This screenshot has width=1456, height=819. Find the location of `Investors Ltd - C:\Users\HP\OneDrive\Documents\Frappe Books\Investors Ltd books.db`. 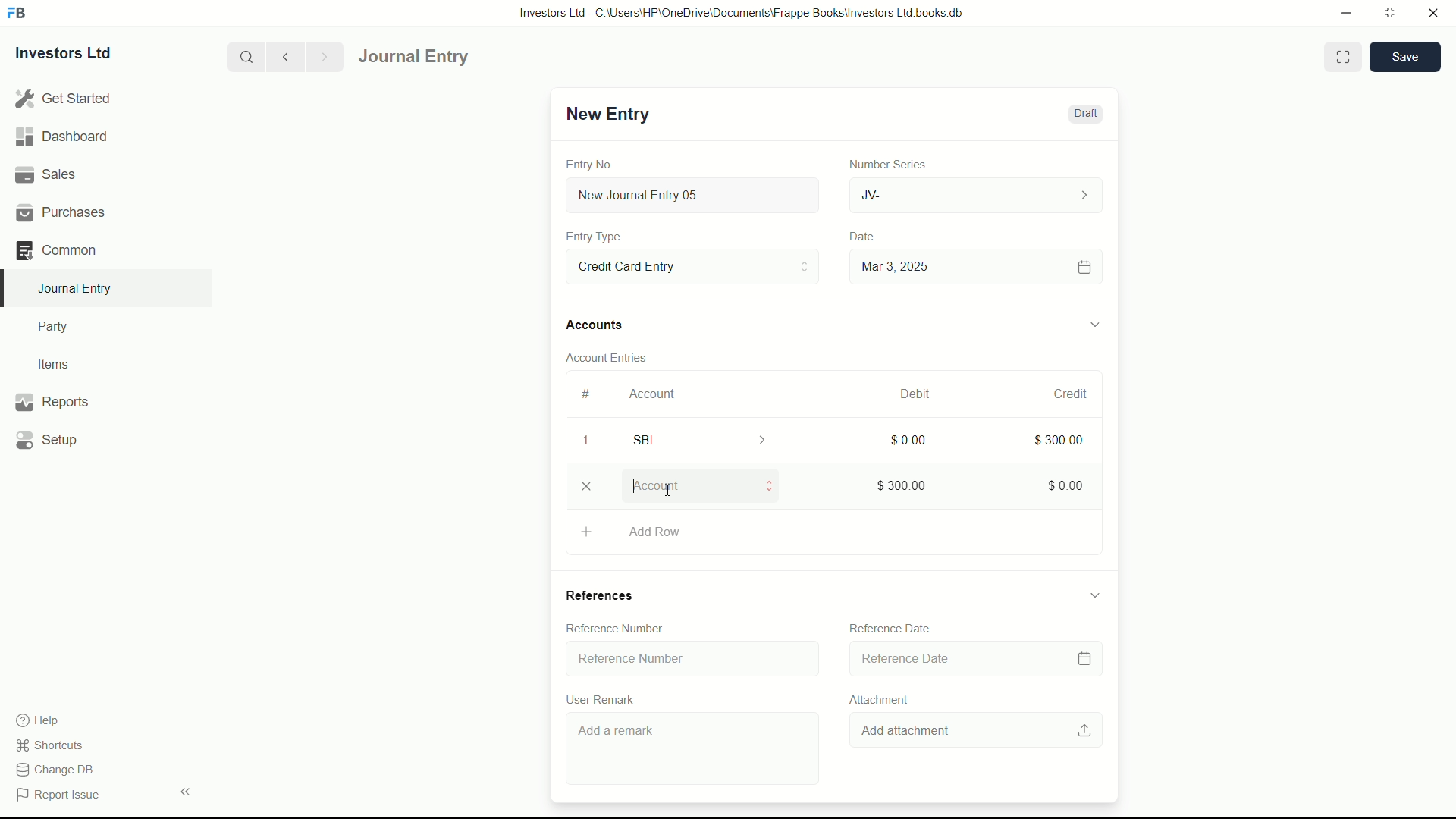

Investors Ltd - C:\Users\HP\OneDrive\Documents\Frappe Books\Investors Ltd books.db is located at coordinates (743, 12).